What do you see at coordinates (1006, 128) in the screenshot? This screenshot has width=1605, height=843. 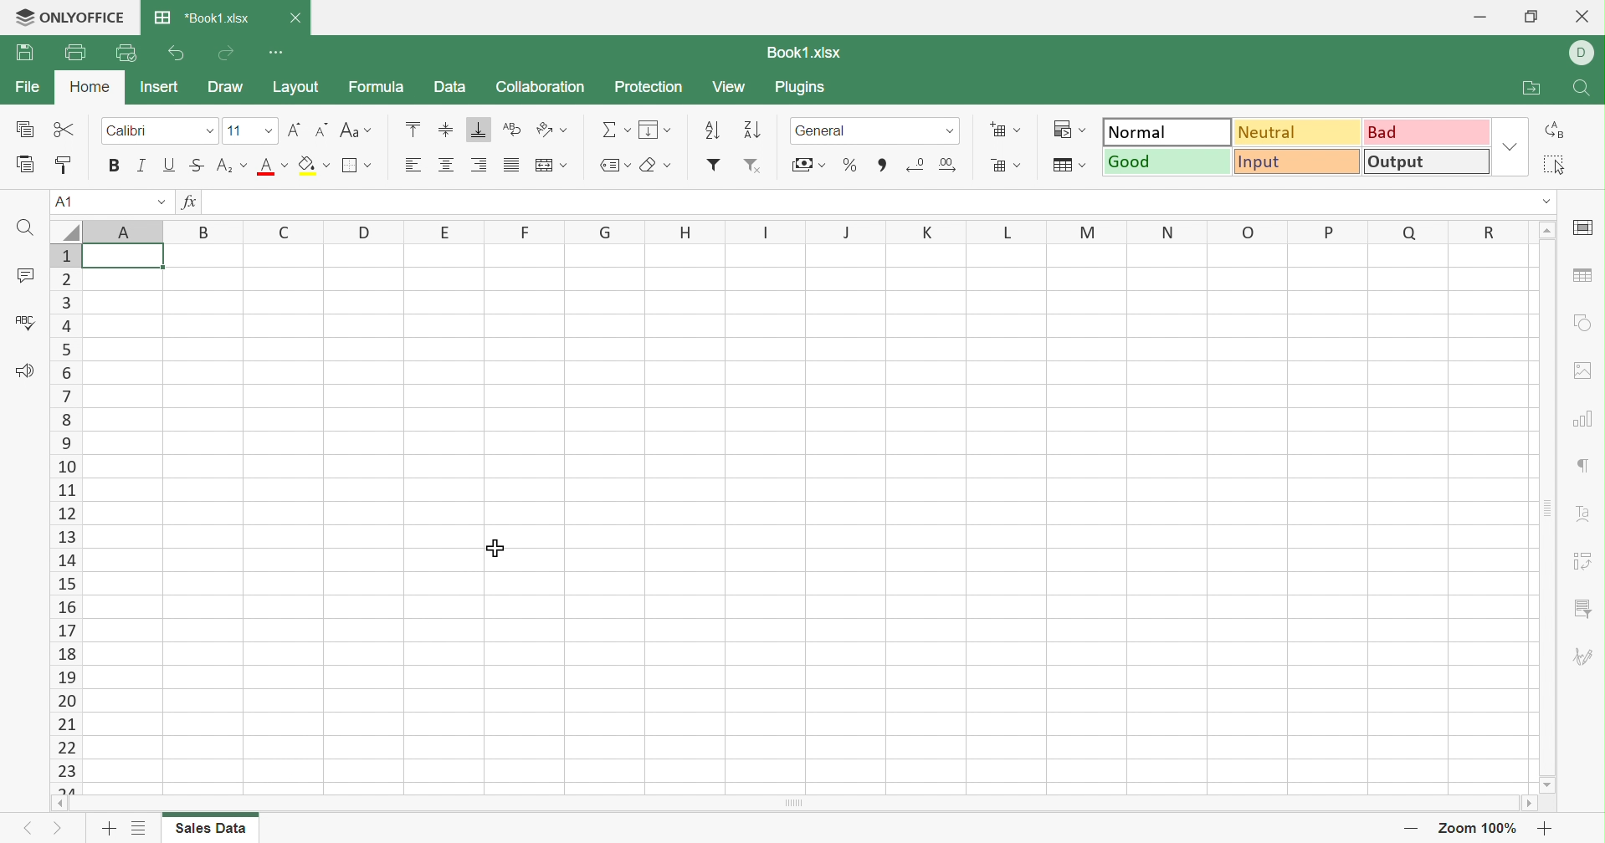 I see `Insert cells` at bounding box center [1006, 128].